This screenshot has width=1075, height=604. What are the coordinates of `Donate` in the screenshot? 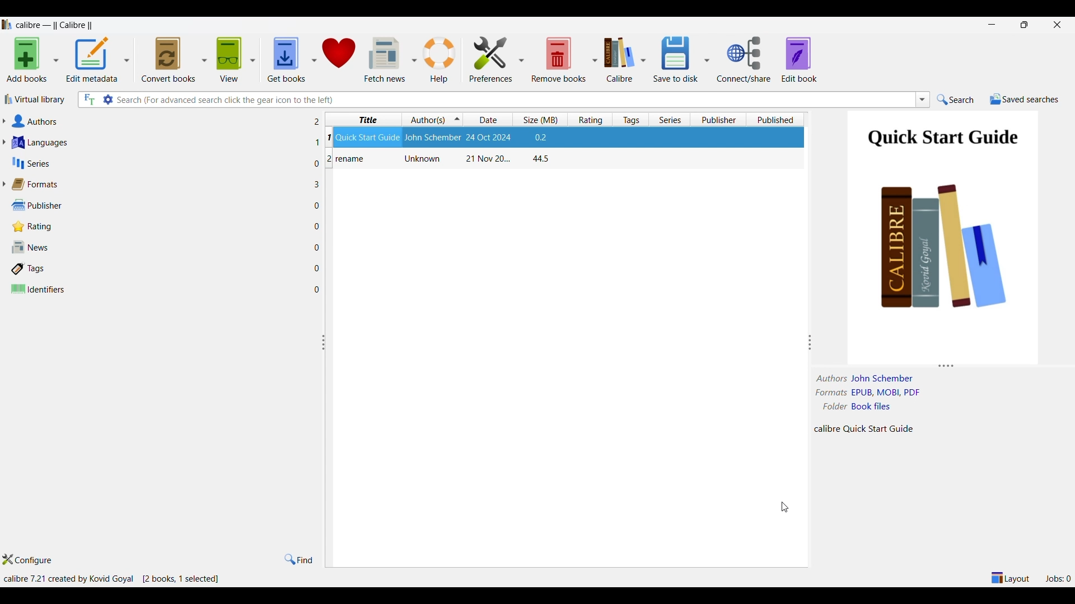 It's located at (339, 59).